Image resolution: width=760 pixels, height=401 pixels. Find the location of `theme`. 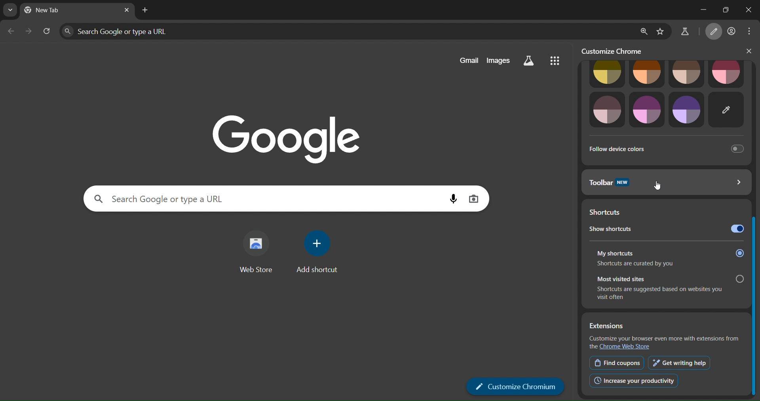

theme is located at coordinates (648, 110).